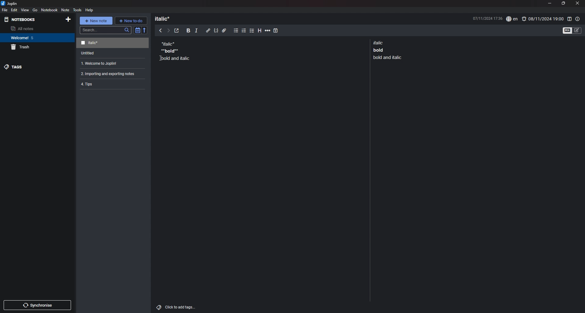 The width and height of the screenshot is (585, 313). What do you see at coordinates (216, 31) in the screenshot?
I see `code` at bounding box center [216, 31].